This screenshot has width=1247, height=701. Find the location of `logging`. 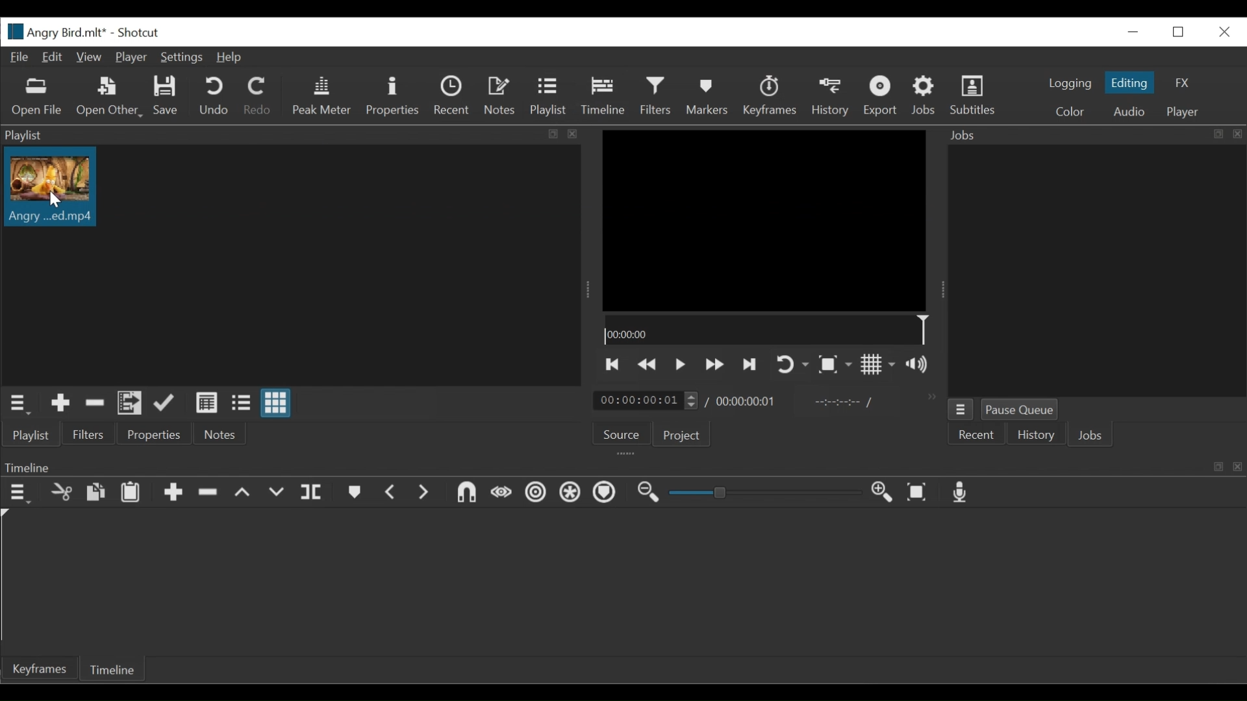

logging is located at coordinates (1068, 84).